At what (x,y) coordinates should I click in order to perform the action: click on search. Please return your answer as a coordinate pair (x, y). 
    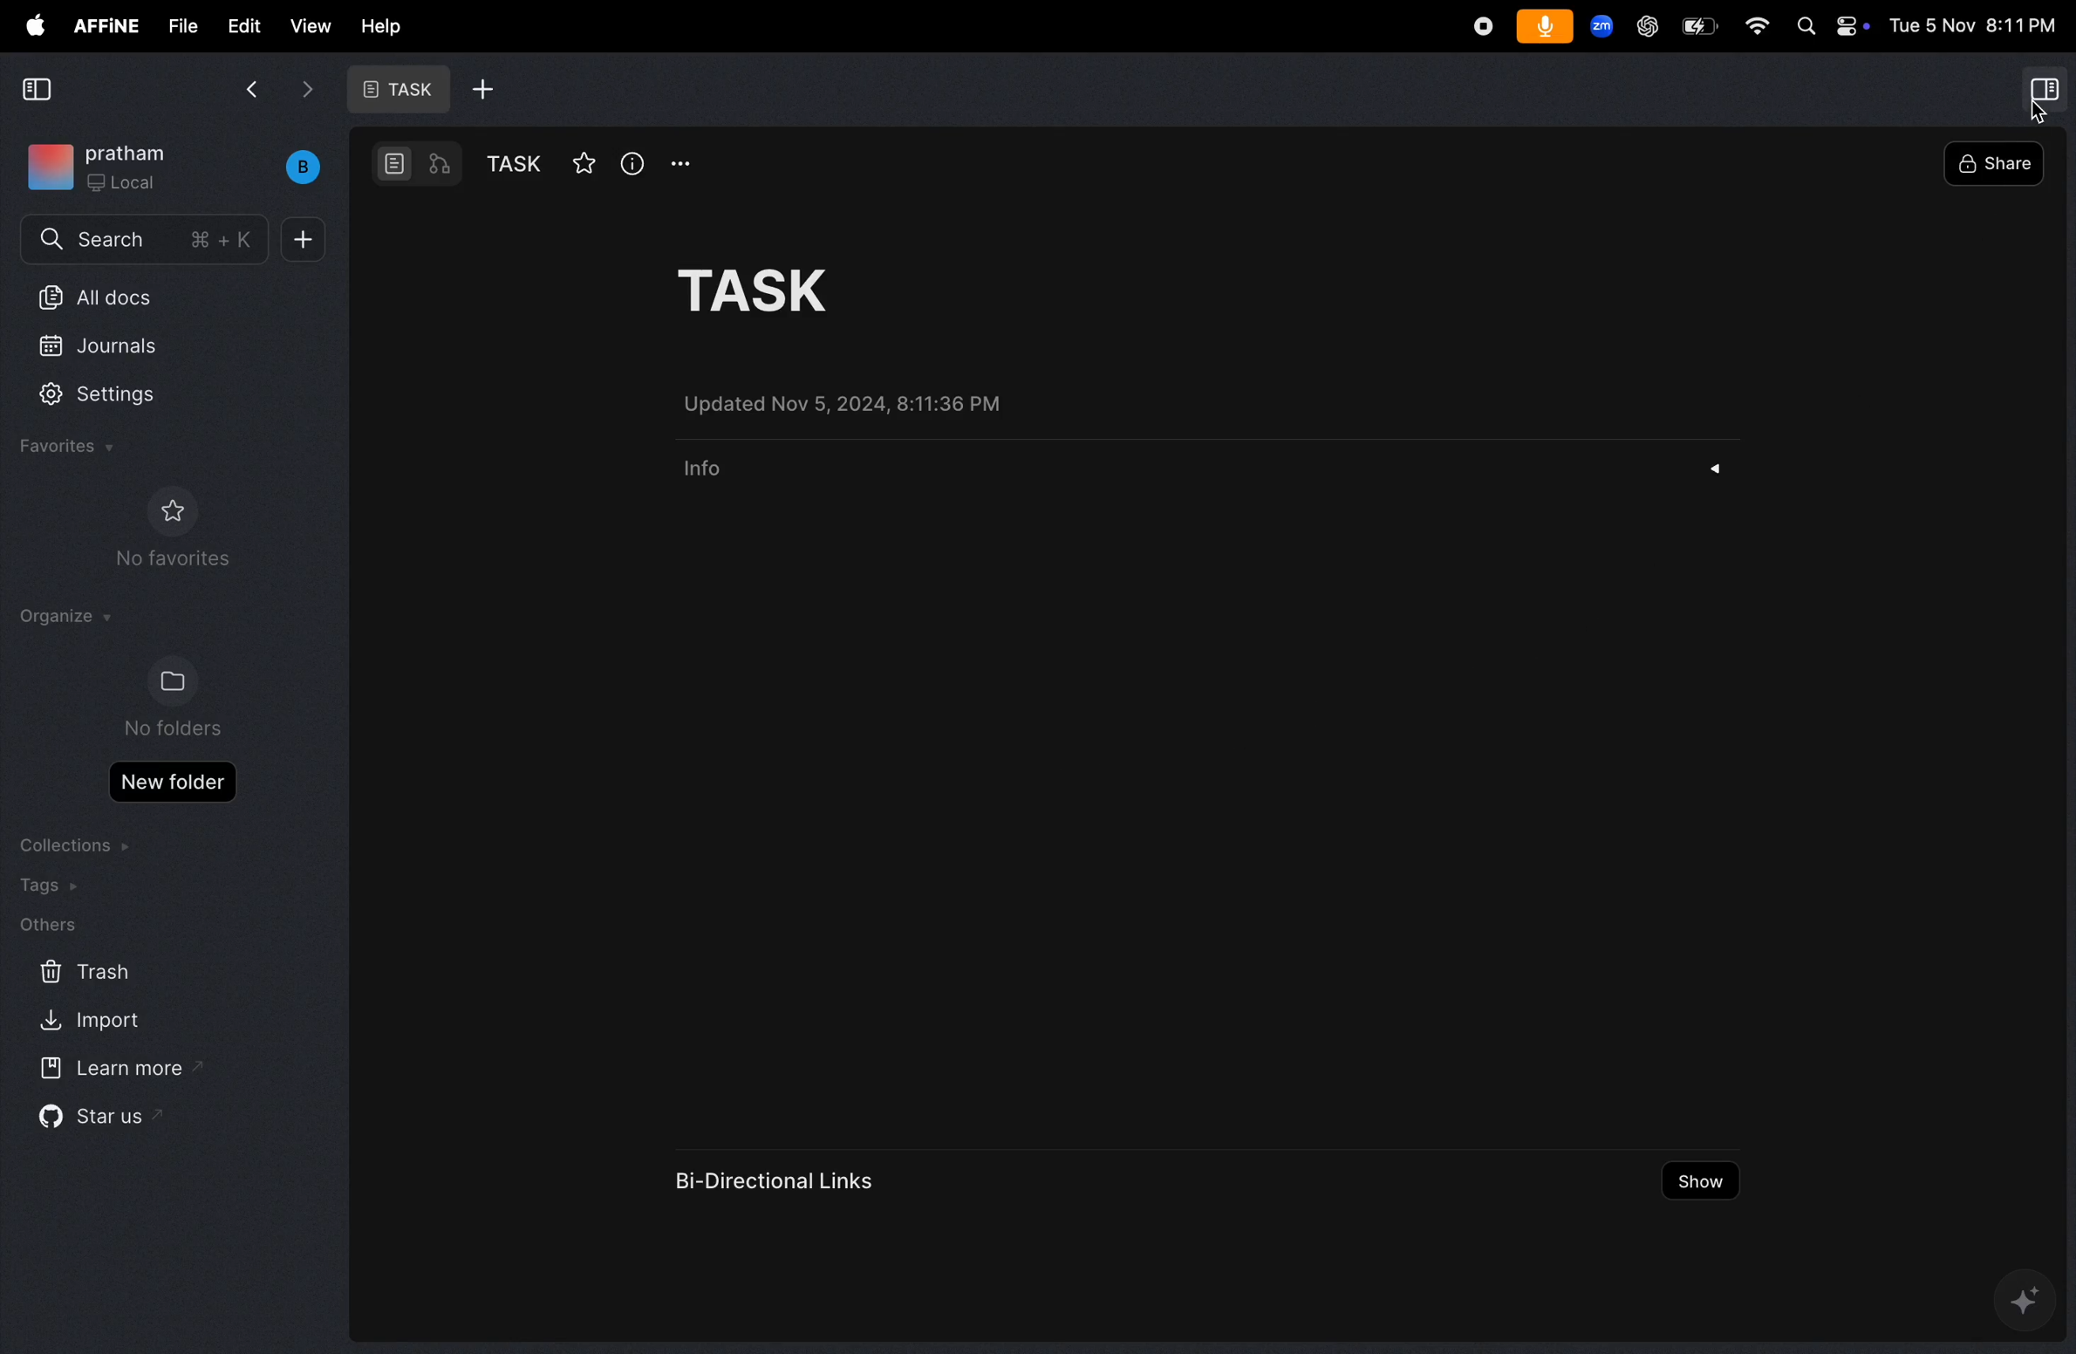
    Looking at the image, I should click on (143, 242).